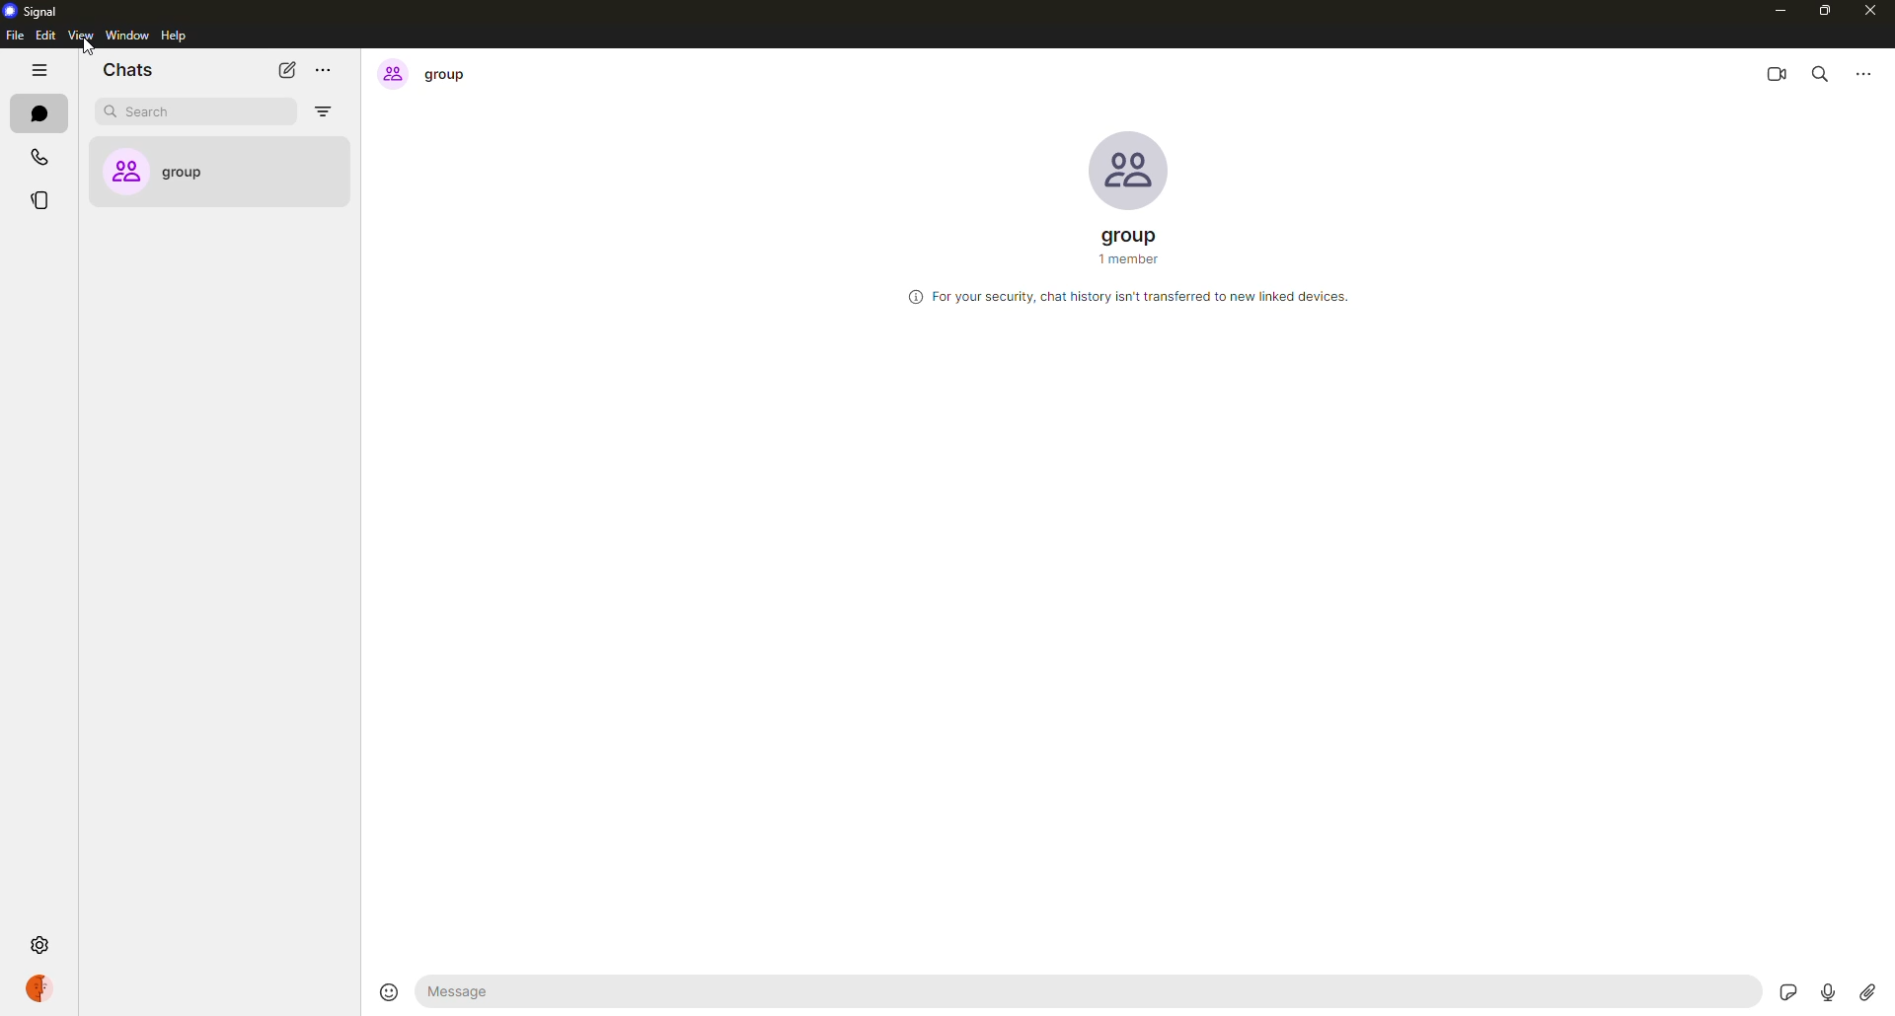  Describe the element at coordinates (329, 70) in the screenshot. I see `more` at that location.